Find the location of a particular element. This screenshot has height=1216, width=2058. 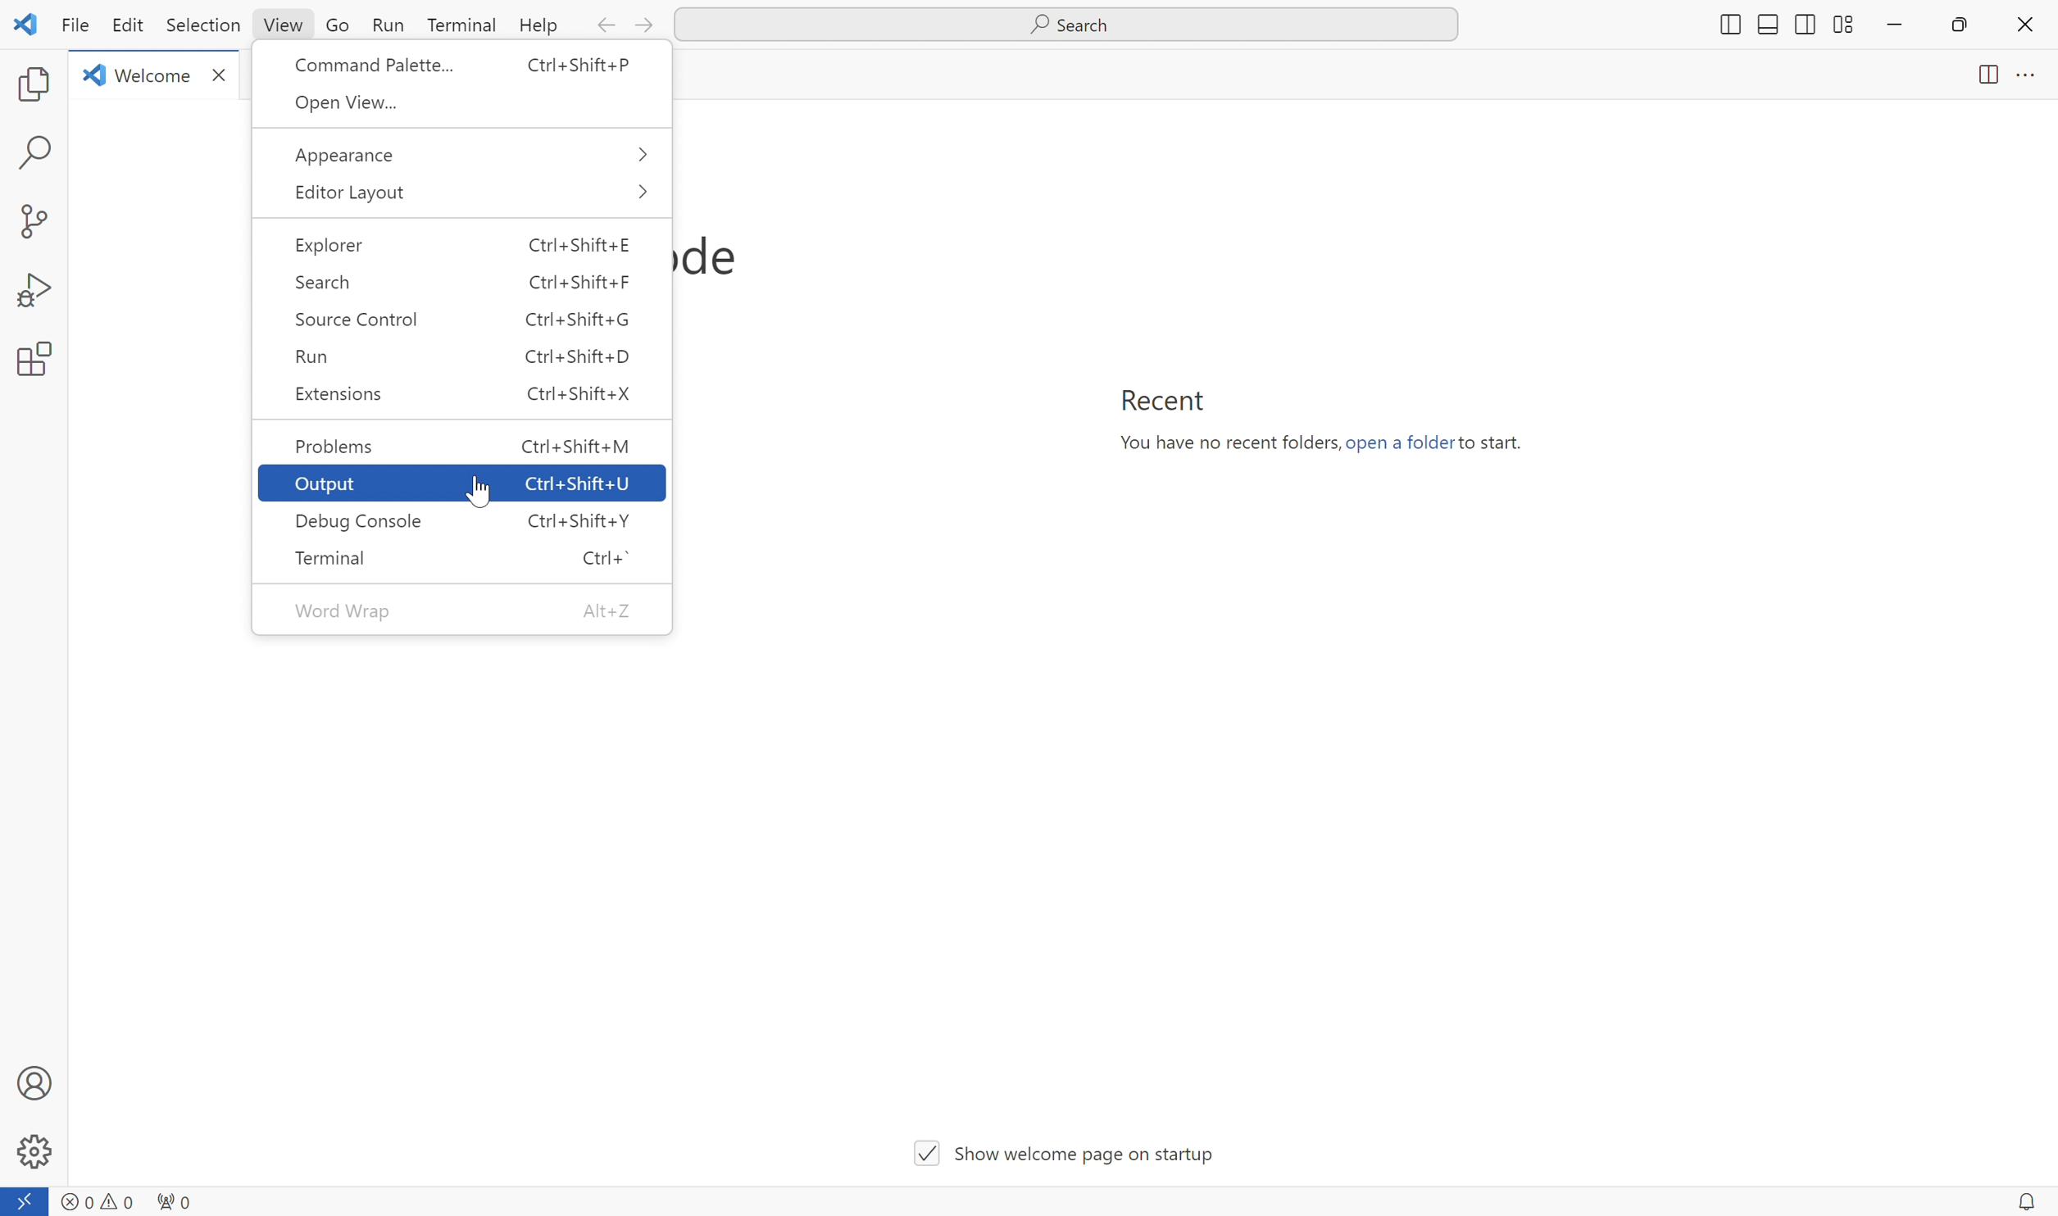

errors is located at coordinates (94, 1202).